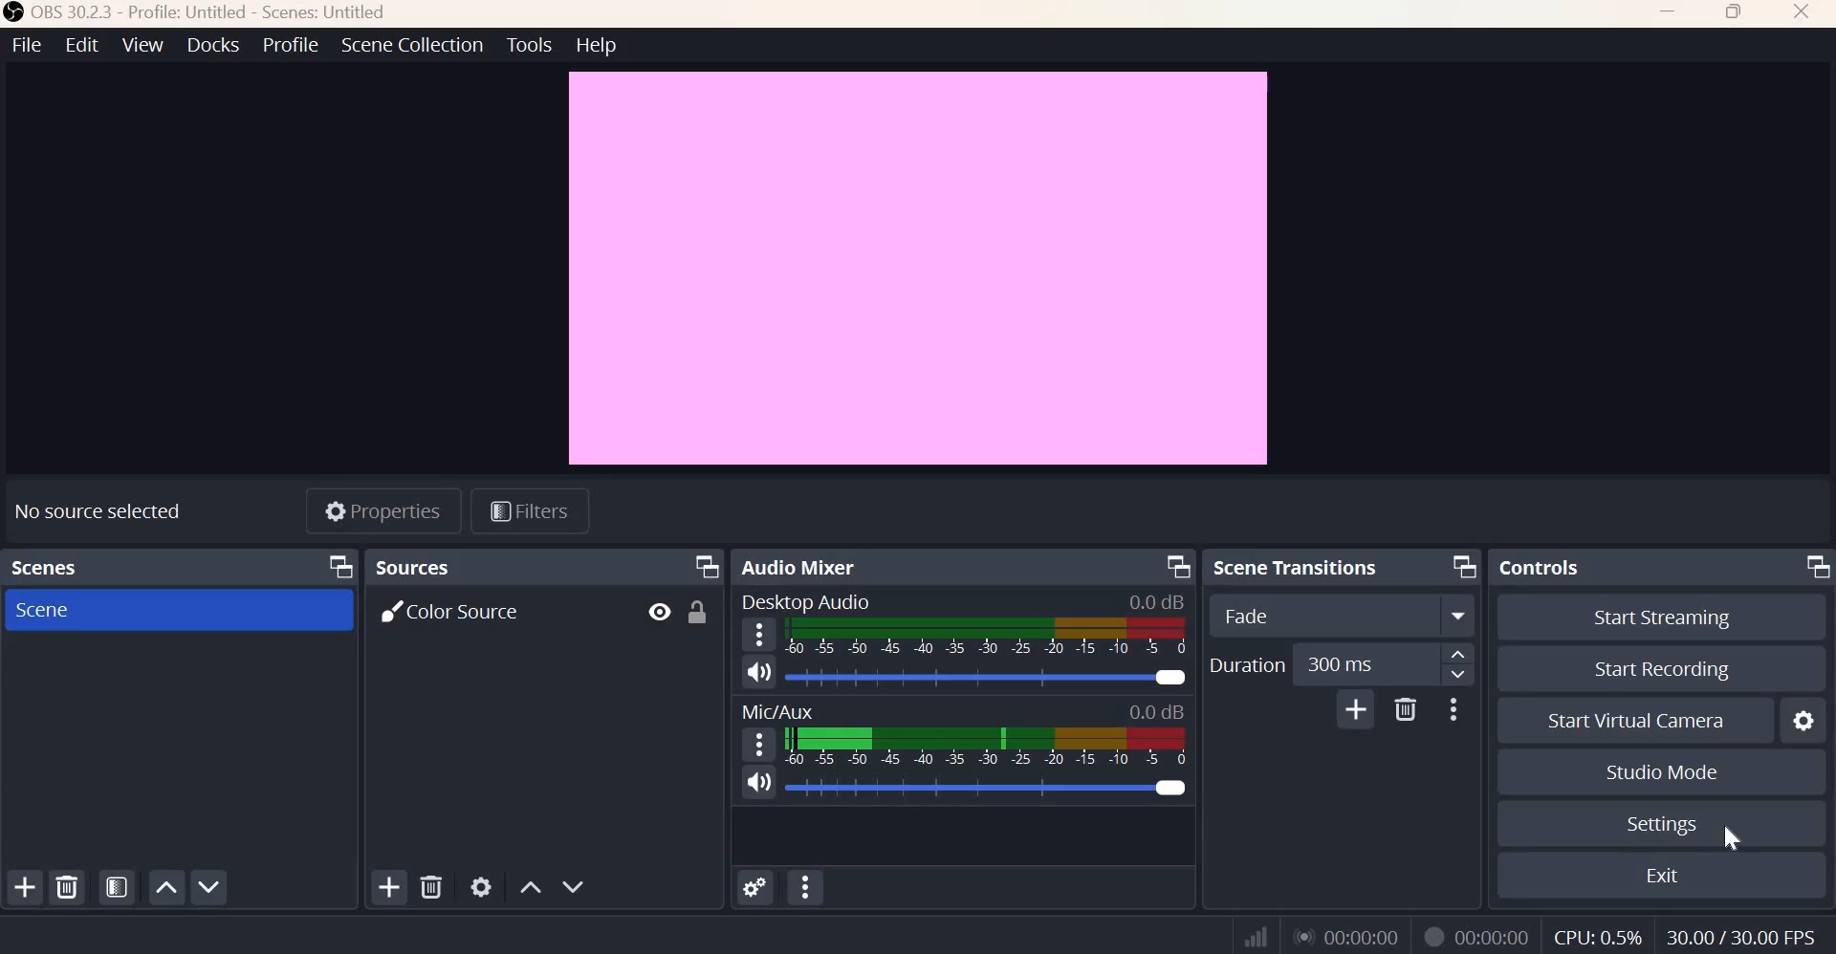  I want to click on Sources, so click(419, 568).